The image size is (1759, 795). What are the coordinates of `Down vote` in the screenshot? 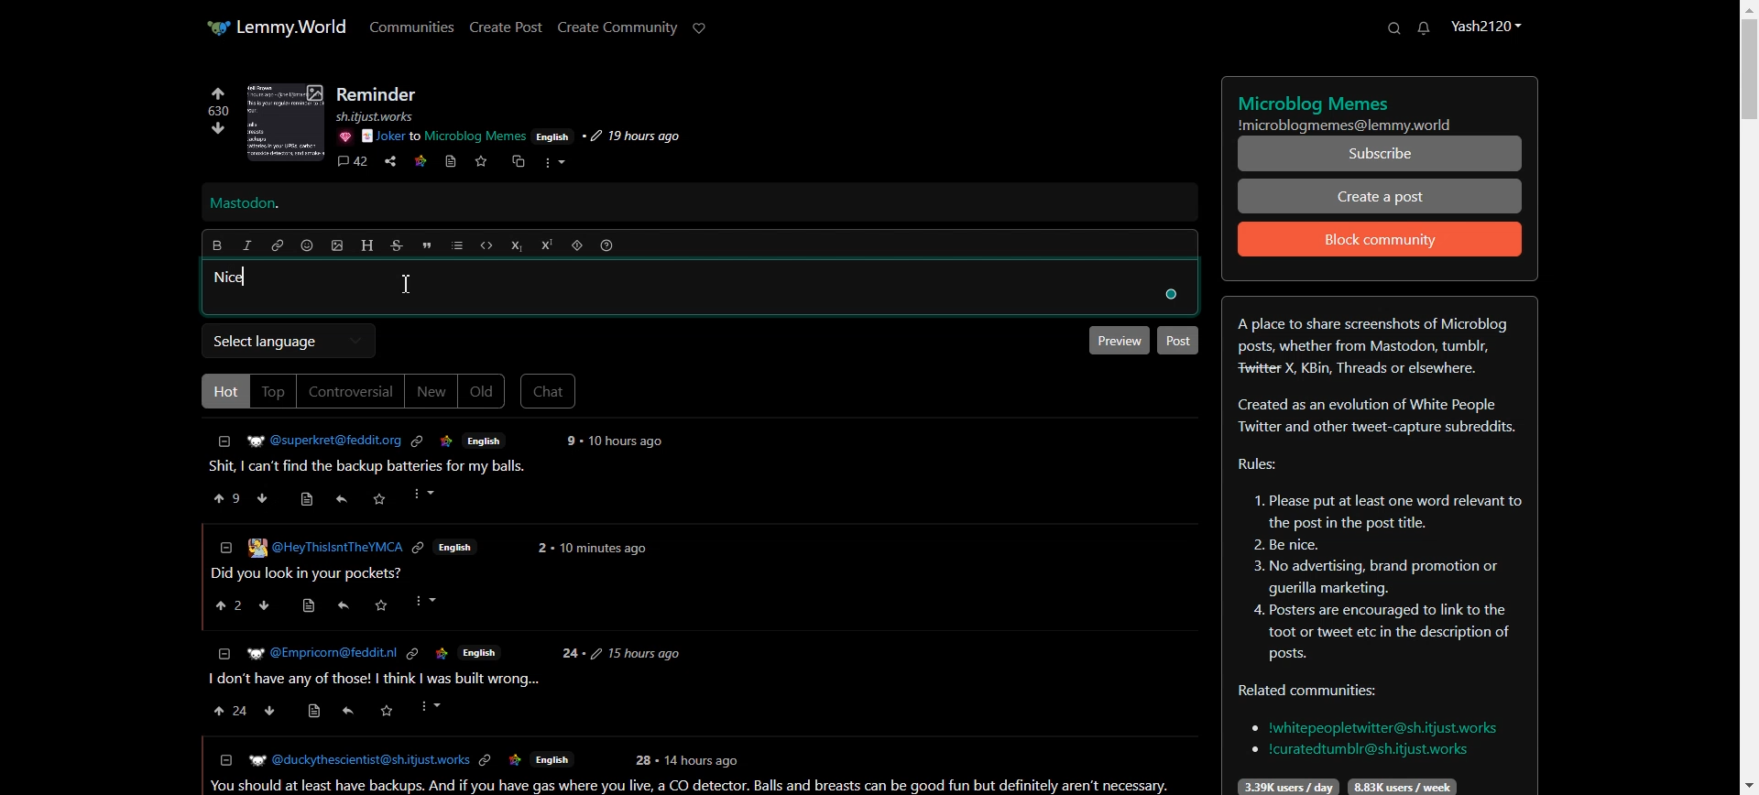 It's located at (213, 131).